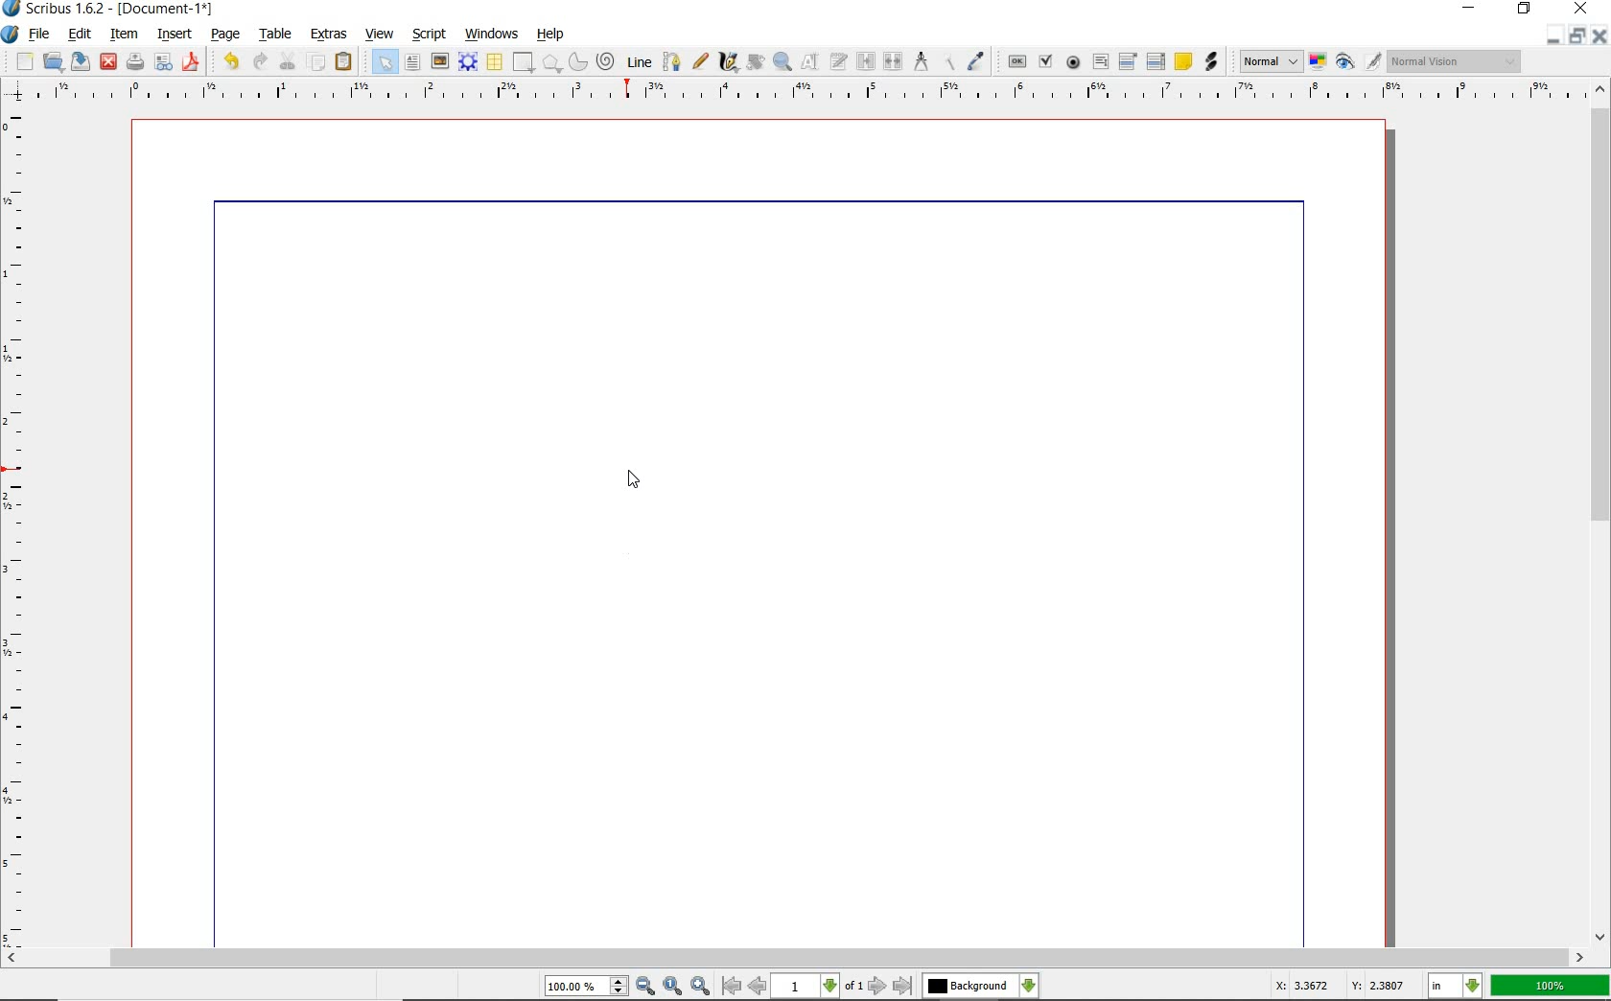 The height and width of the screenshot is (1001, 1611). I want to click on print, so click(134, 60).